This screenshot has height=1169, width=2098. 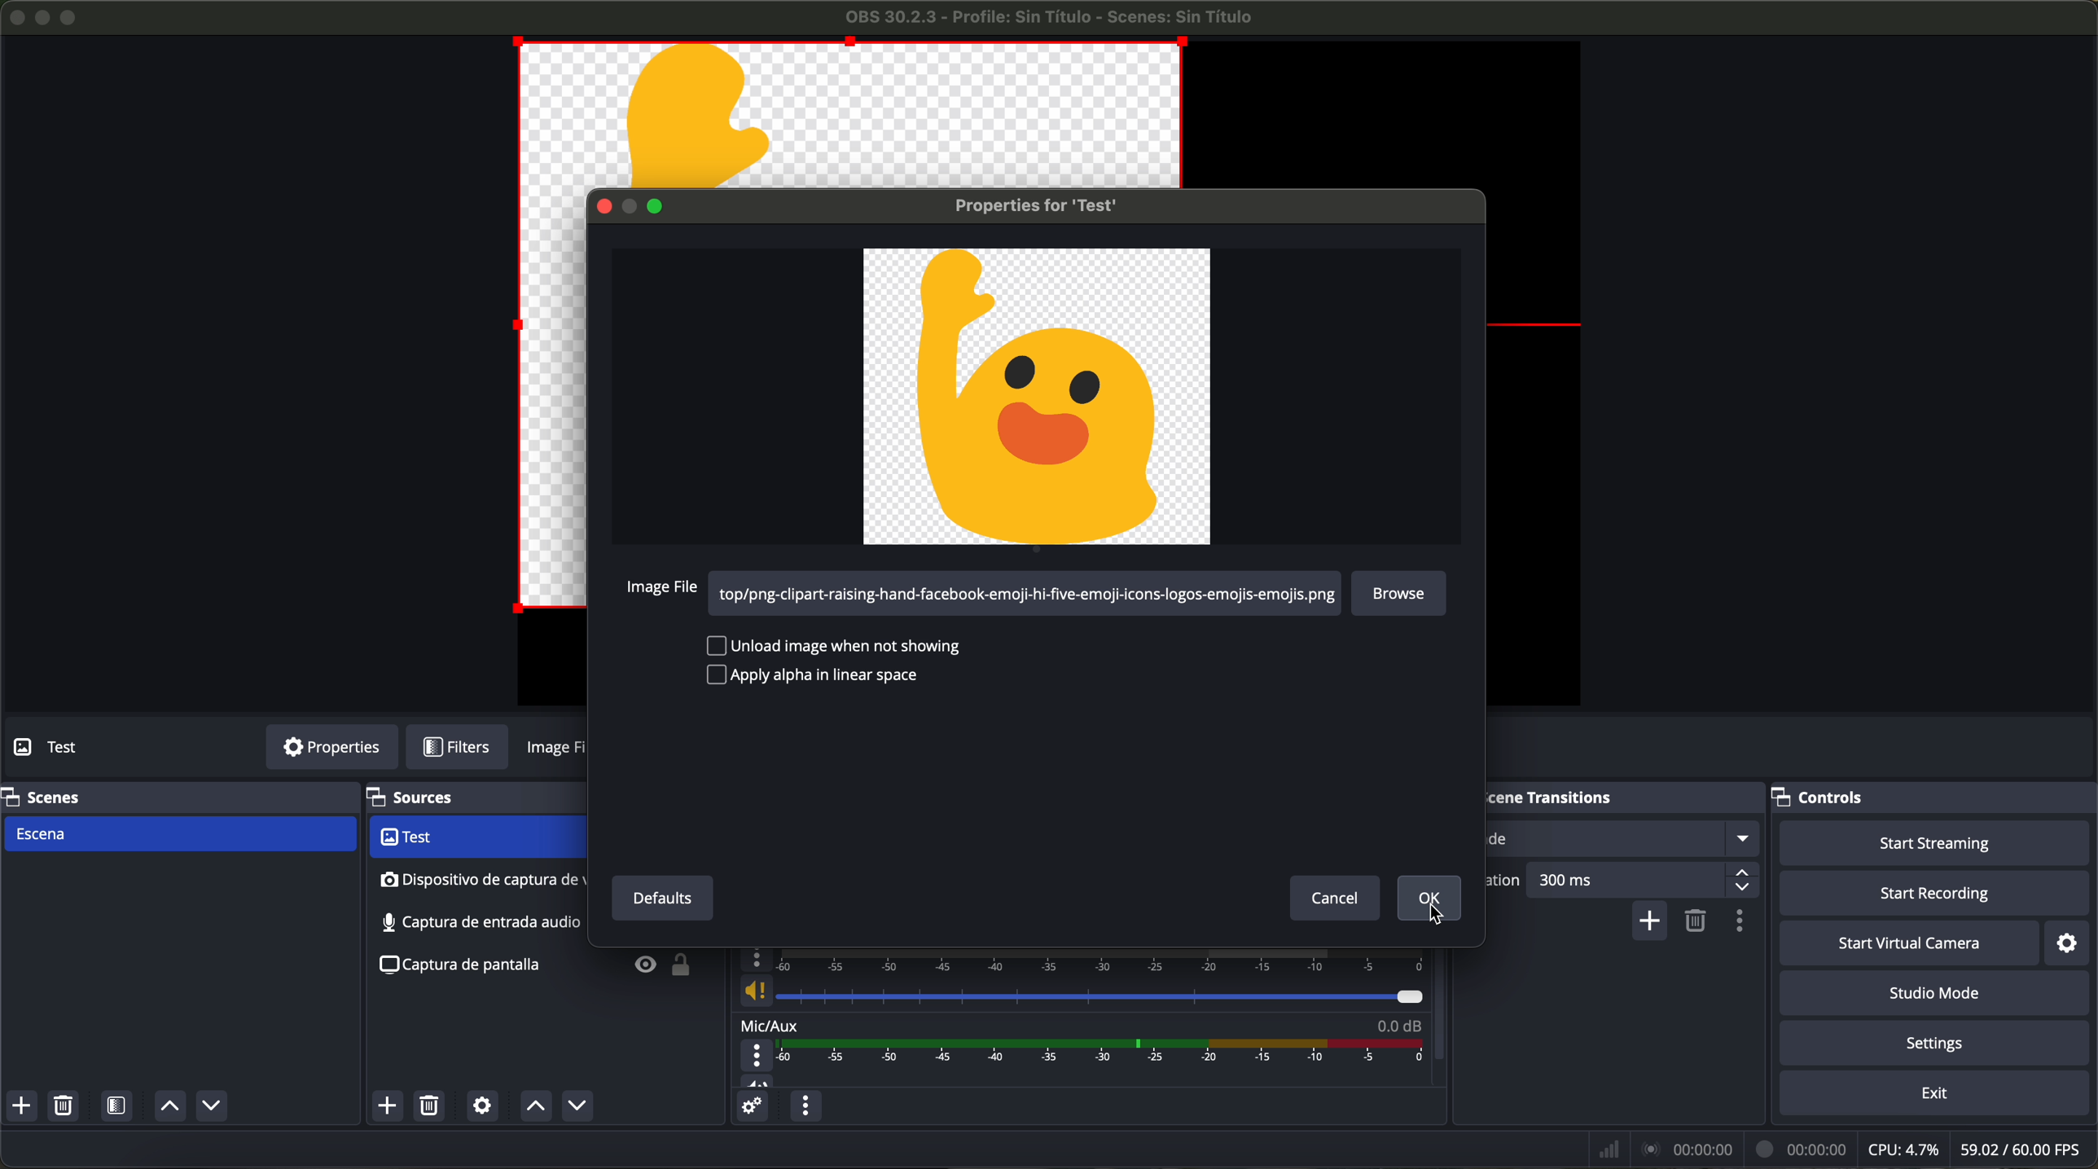 I want to click on image, so click(x=552, y=405).